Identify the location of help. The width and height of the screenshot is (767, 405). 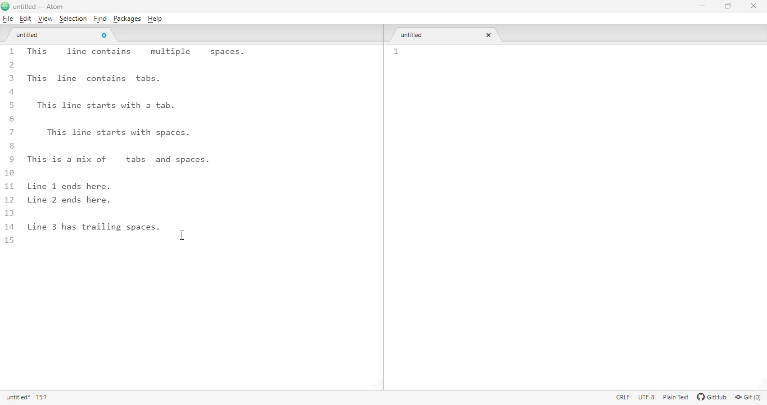
(156, 19).